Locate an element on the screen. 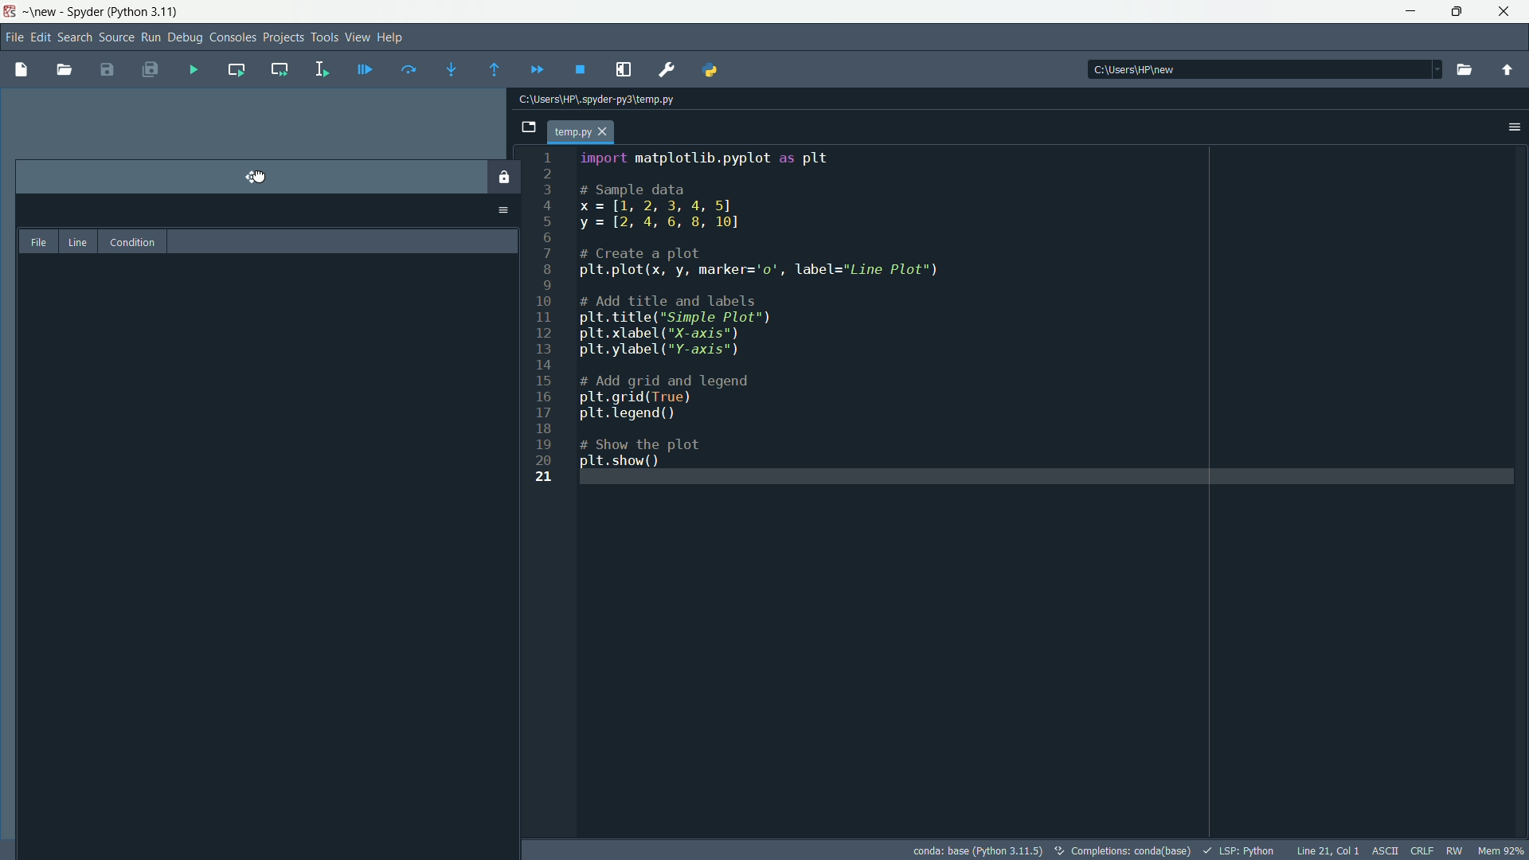  python path manager is located at coordinates (715, 70).